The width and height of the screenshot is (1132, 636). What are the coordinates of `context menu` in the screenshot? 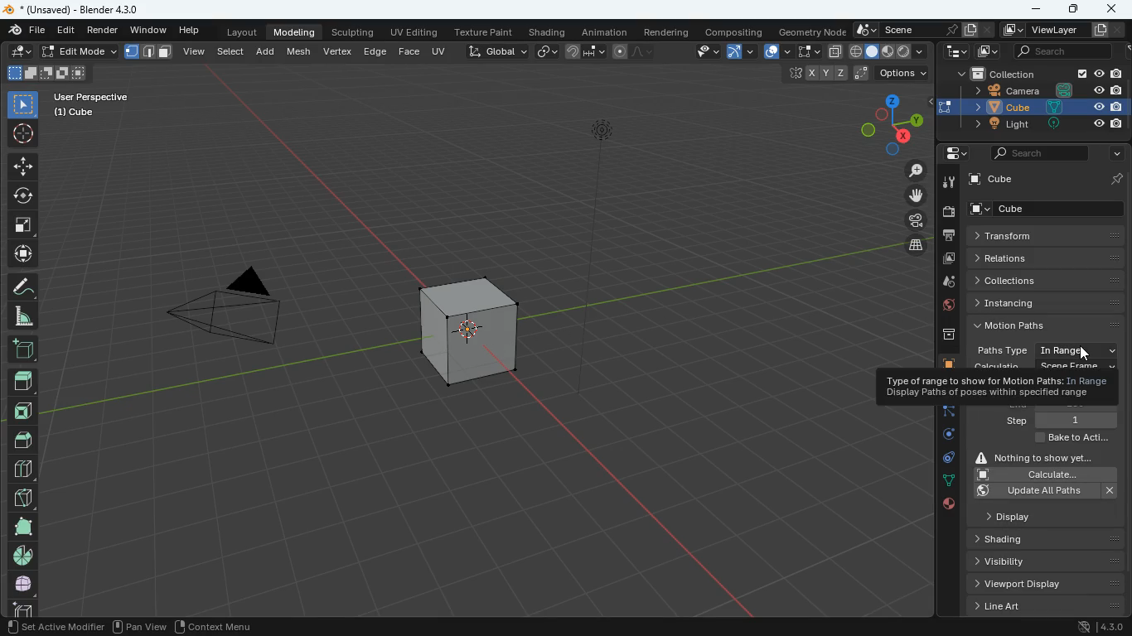 It's located at (215, 626).